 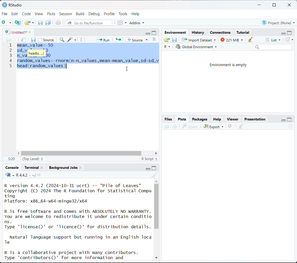 I want to click on View, so click(x=39, y=14).